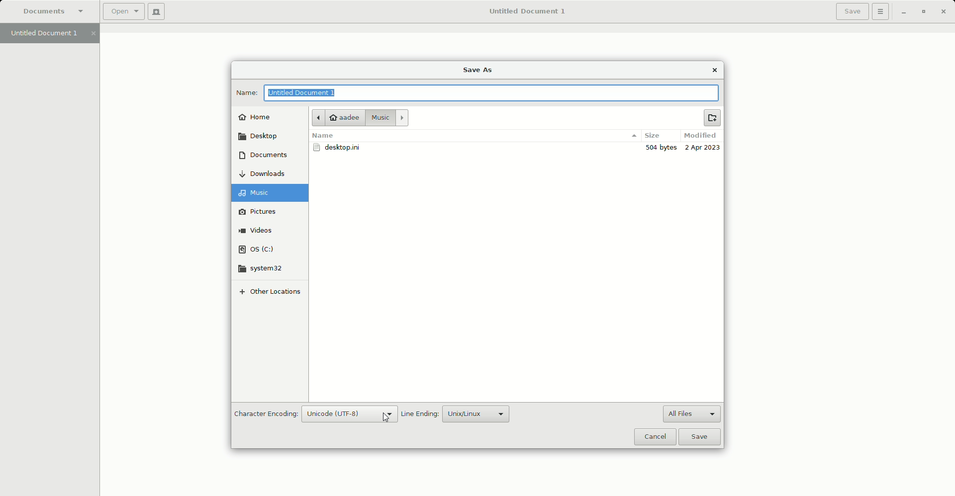 The image size is (955, 496). What do you see at coordinates (339, 148) in the screenshot?
I see `desktop.ini` at bounding box center [339, 148].